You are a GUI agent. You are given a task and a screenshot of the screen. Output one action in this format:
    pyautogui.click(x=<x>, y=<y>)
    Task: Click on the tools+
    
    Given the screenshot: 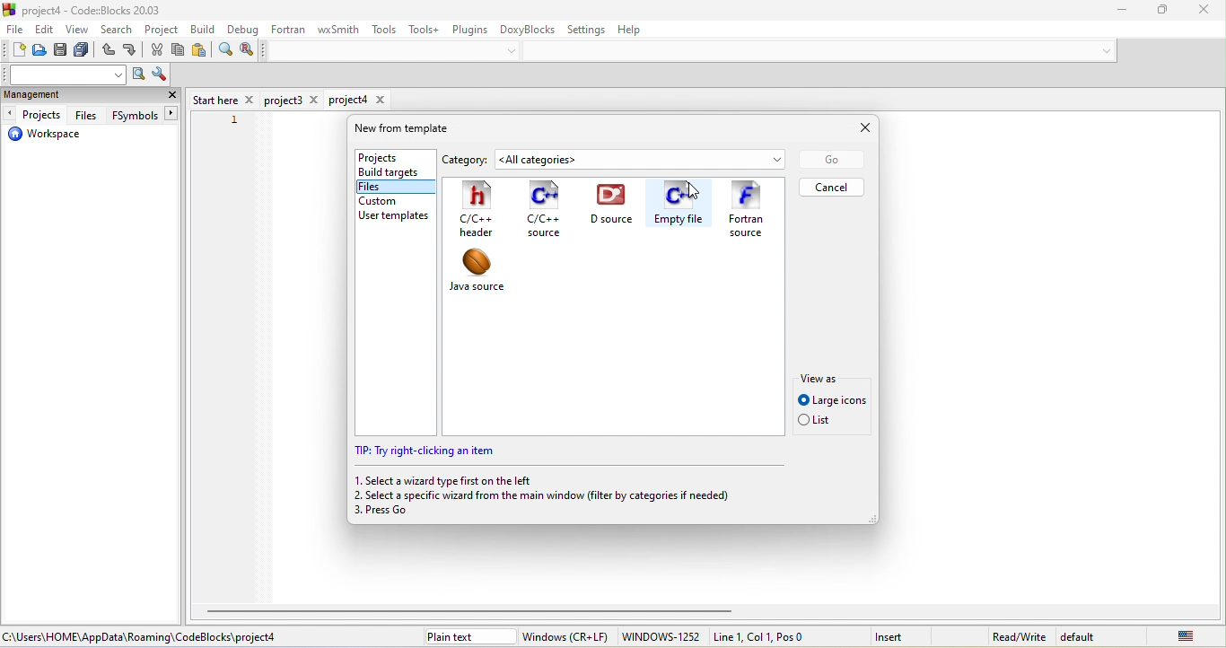 What is the action you would take?
    pyautogui.click(x=423, y=29)
    